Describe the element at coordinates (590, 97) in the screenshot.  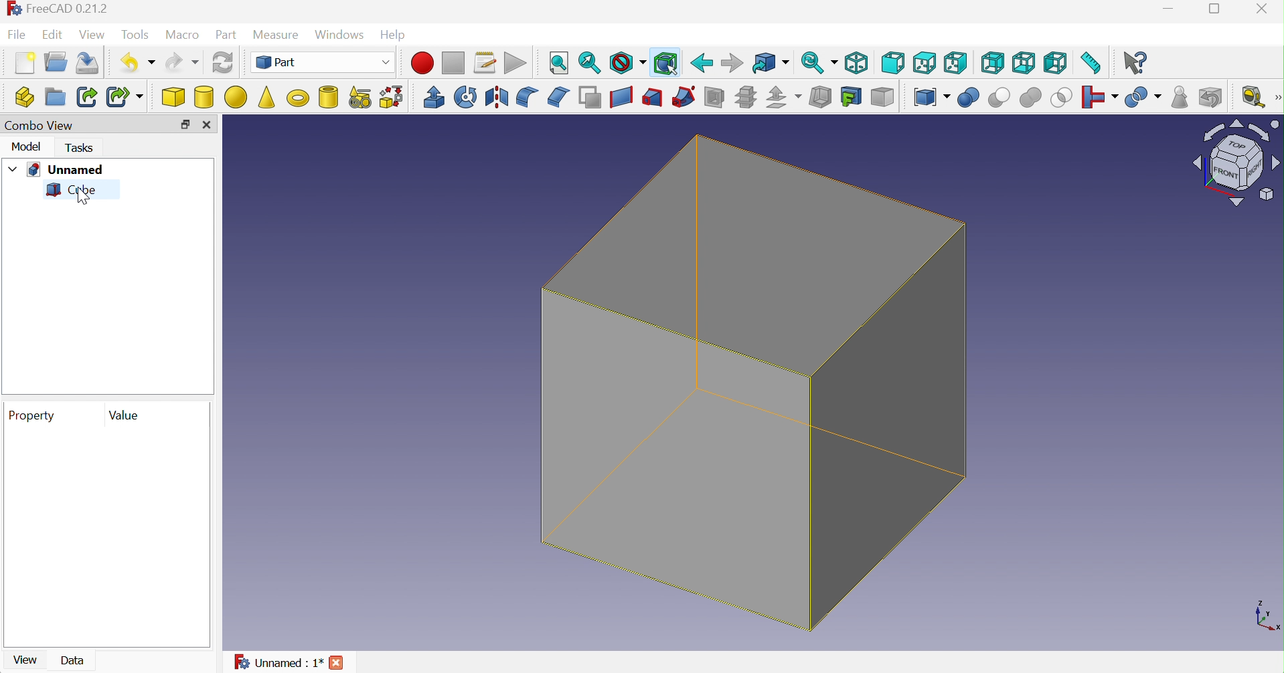
I see `Make face from wires` at that location.